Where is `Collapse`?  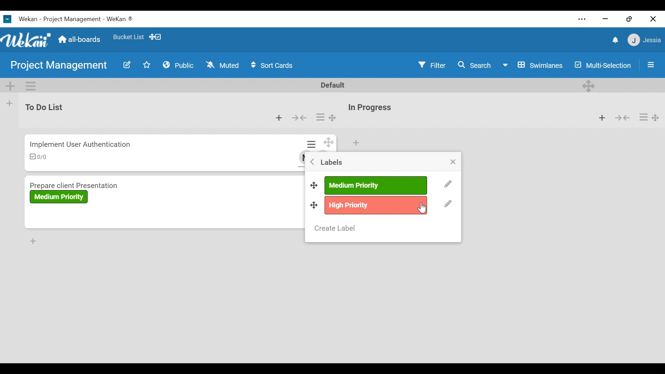
Collapse is located at coordinates (299, 118).